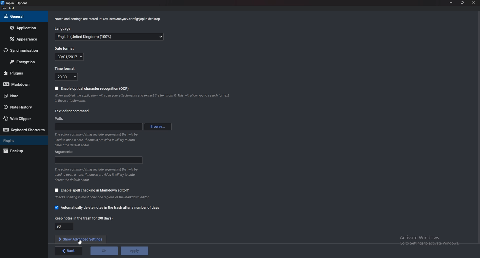  Describe the element at coordinates (143, 98) in the screenshot. I see `info on ocr` at that location.